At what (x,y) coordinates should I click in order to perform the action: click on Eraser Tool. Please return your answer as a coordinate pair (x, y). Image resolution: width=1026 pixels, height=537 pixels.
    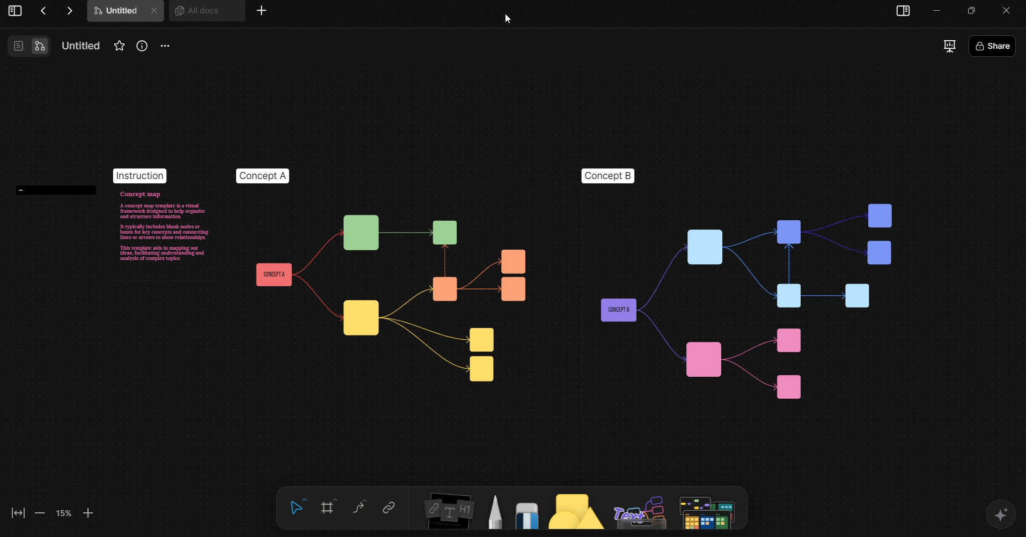
    Looking at the image, I should click on (526, 511).